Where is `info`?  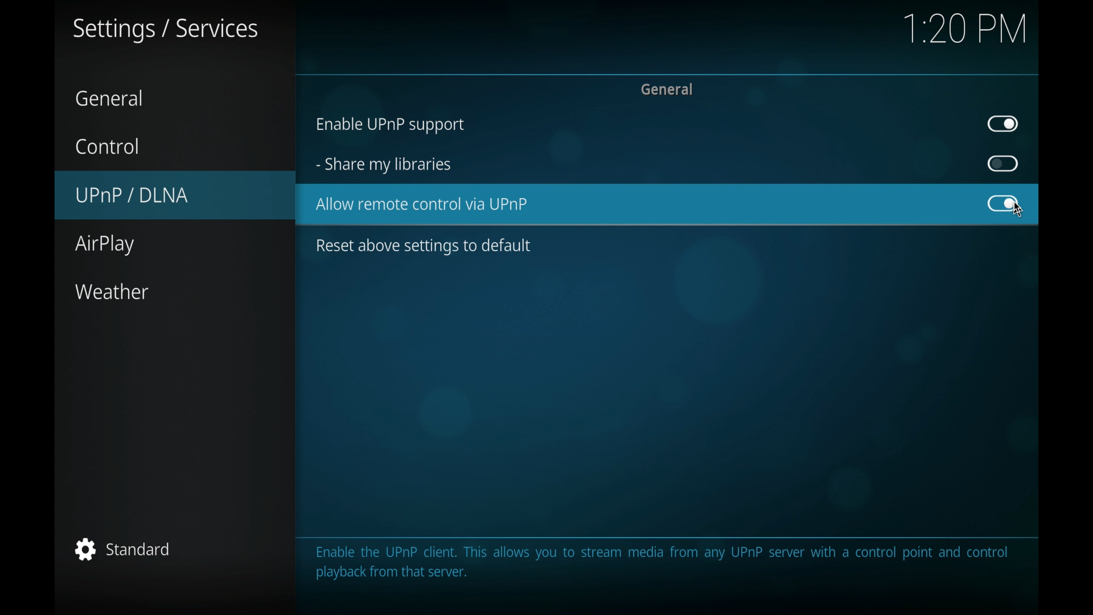
info is located at coordinates (661, 563).